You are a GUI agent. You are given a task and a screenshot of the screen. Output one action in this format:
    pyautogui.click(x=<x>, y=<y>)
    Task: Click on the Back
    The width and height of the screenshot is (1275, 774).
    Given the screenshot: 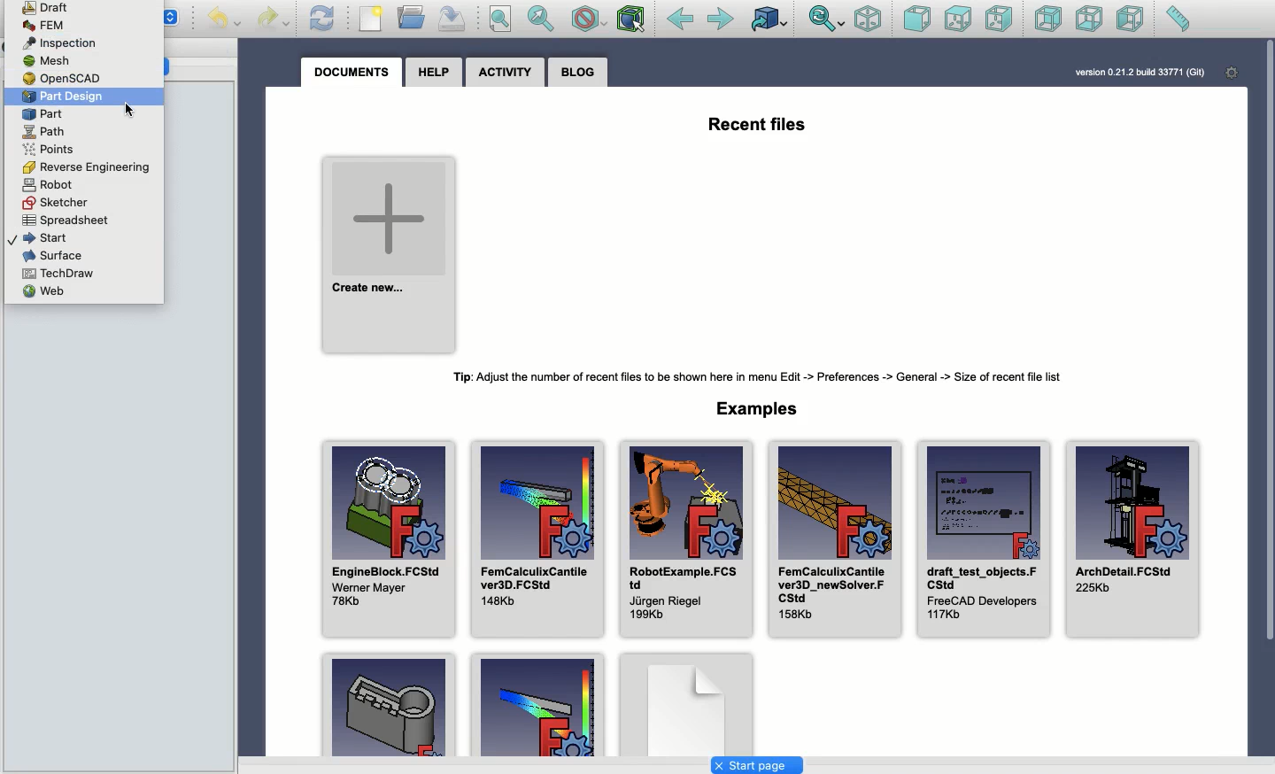 What is the action you would take?
    pyautogui.click(x=681, y=19)
    